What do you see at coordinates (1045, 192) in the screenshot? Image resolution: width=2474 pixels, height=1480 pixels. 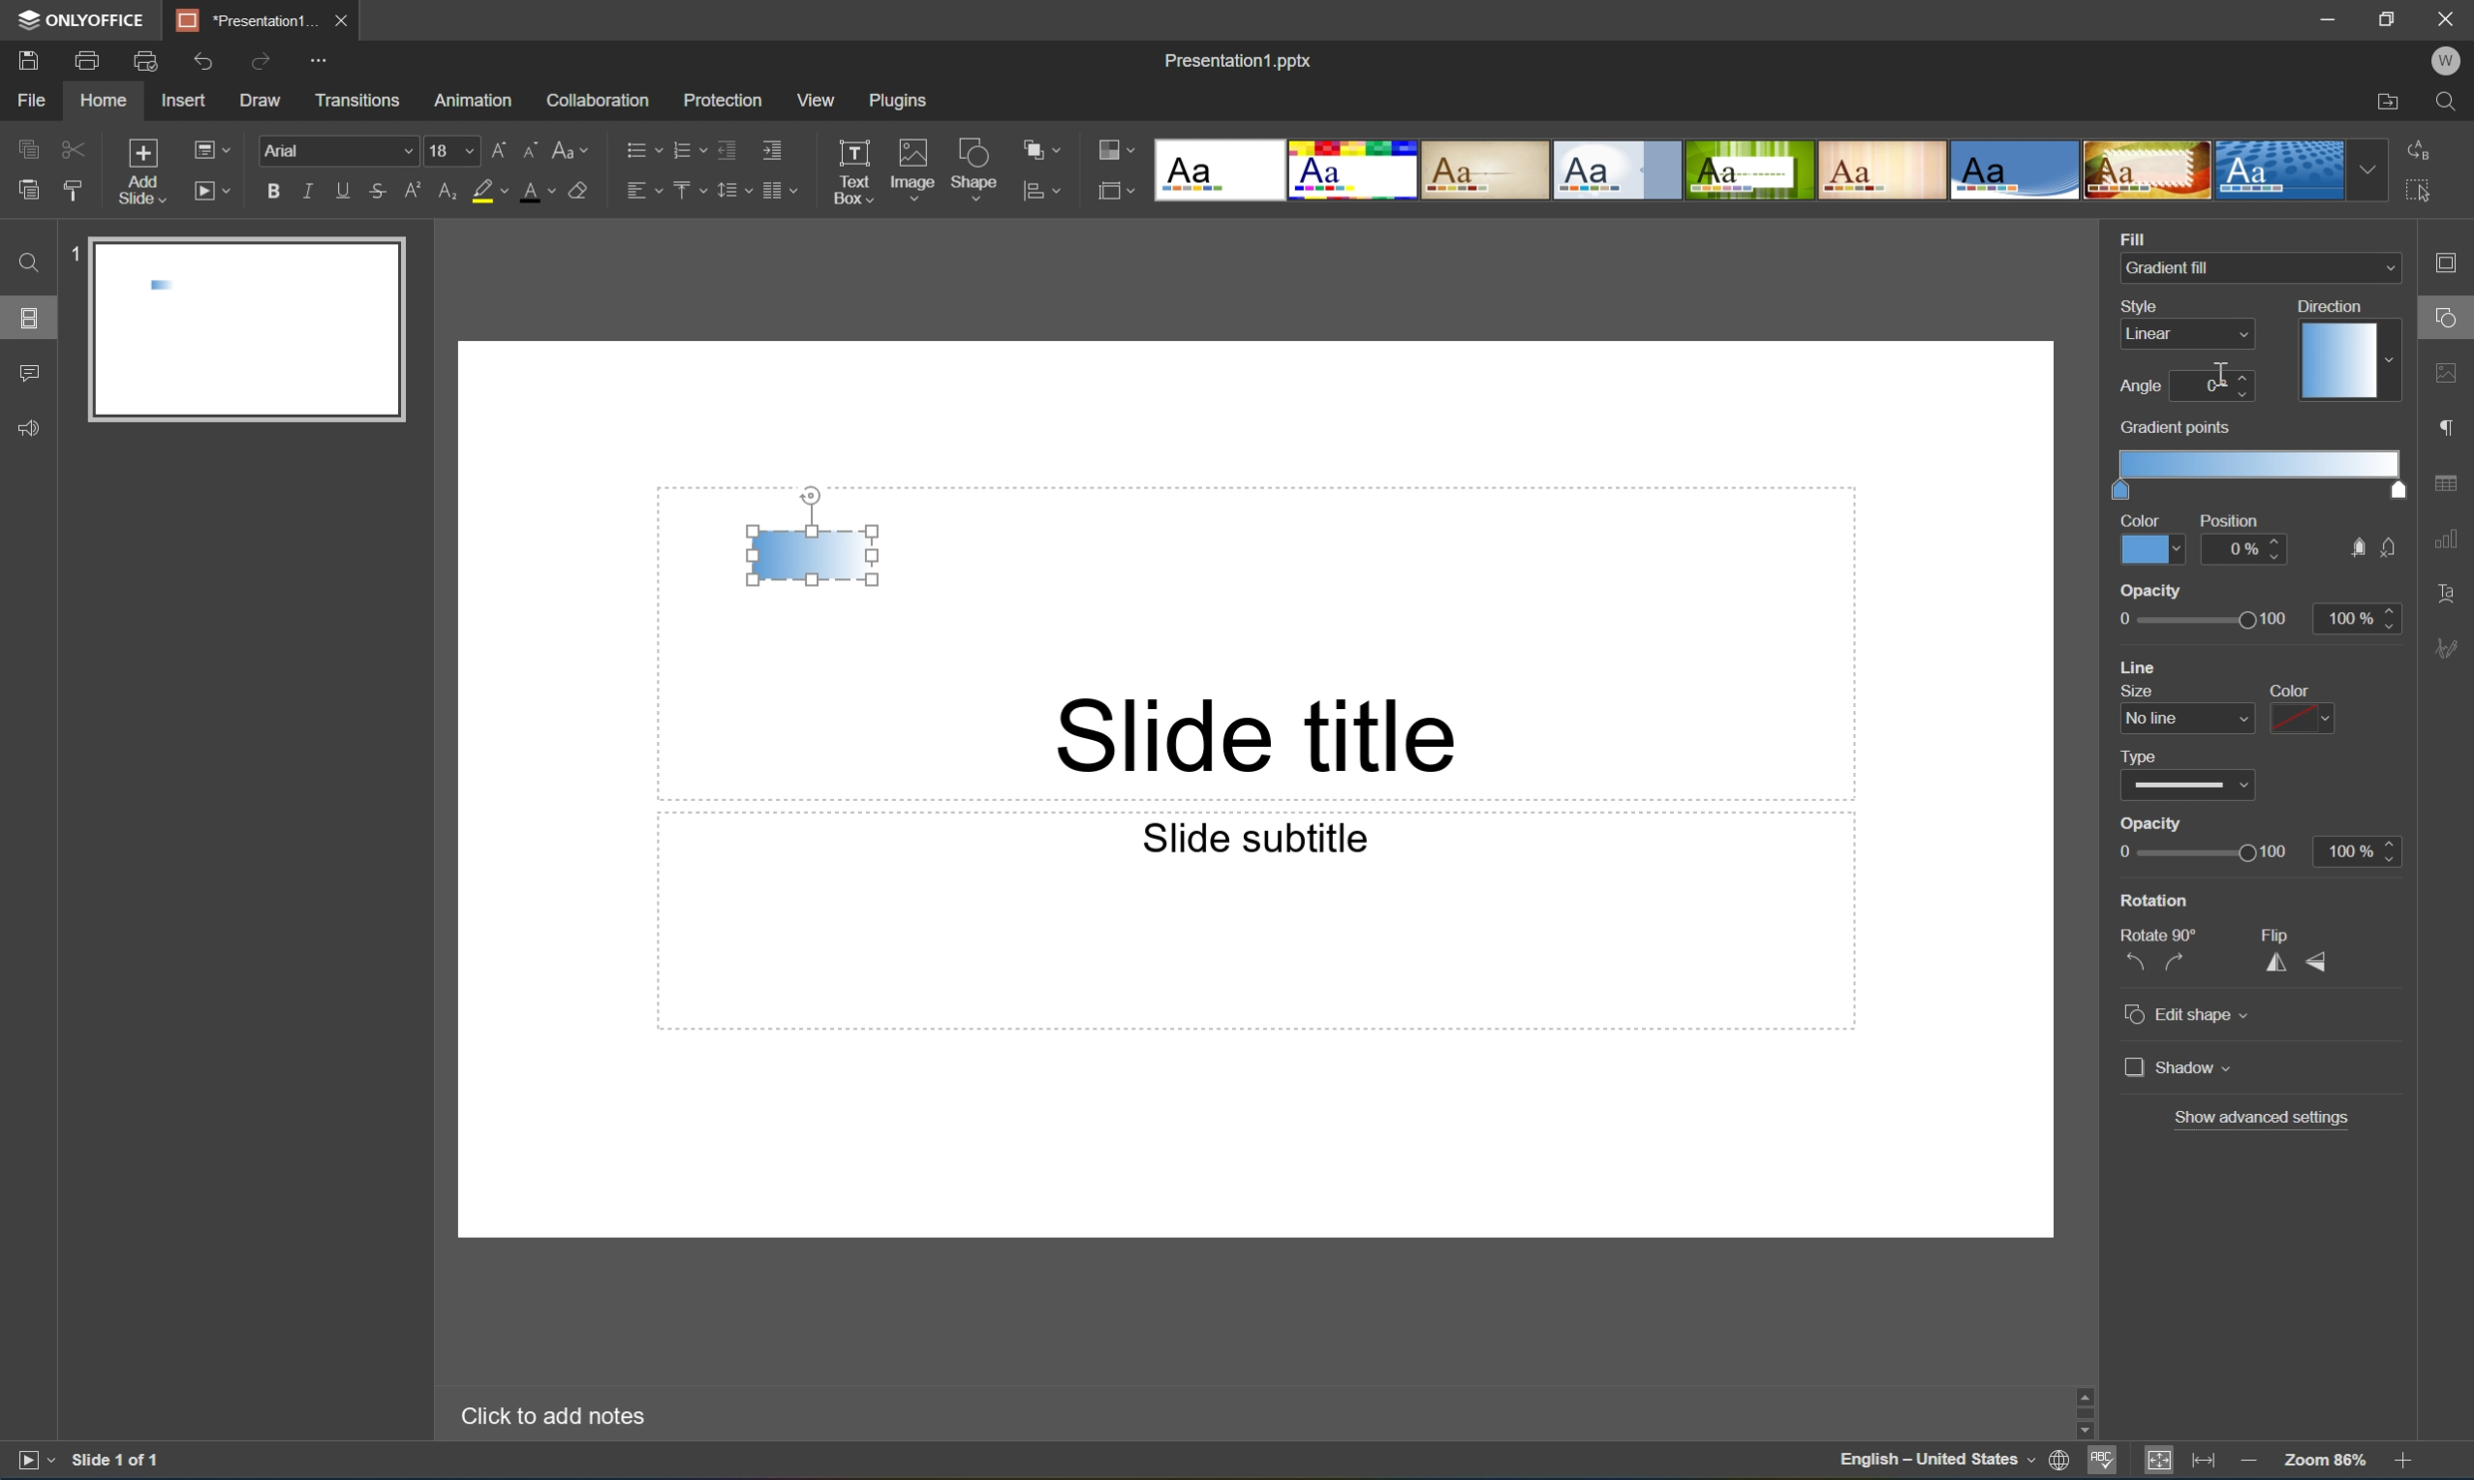 I see `align shape` at bounding box center [1045, 192].